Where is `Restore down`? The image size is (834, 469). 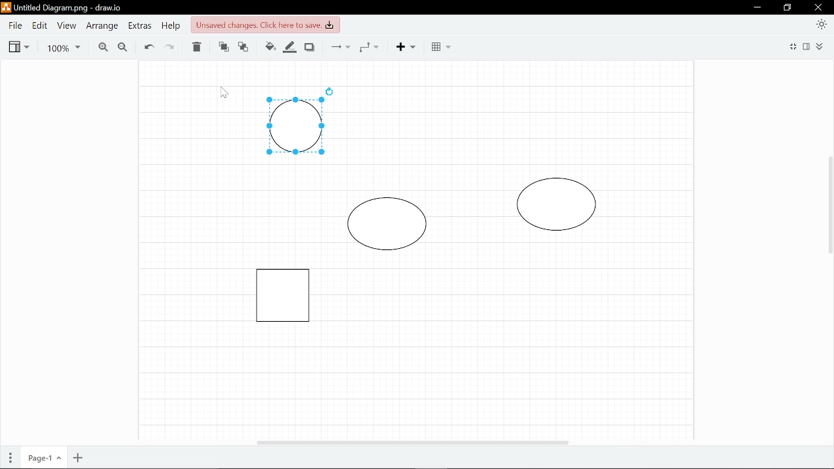
Restore down is located at coordinates (788, 8).